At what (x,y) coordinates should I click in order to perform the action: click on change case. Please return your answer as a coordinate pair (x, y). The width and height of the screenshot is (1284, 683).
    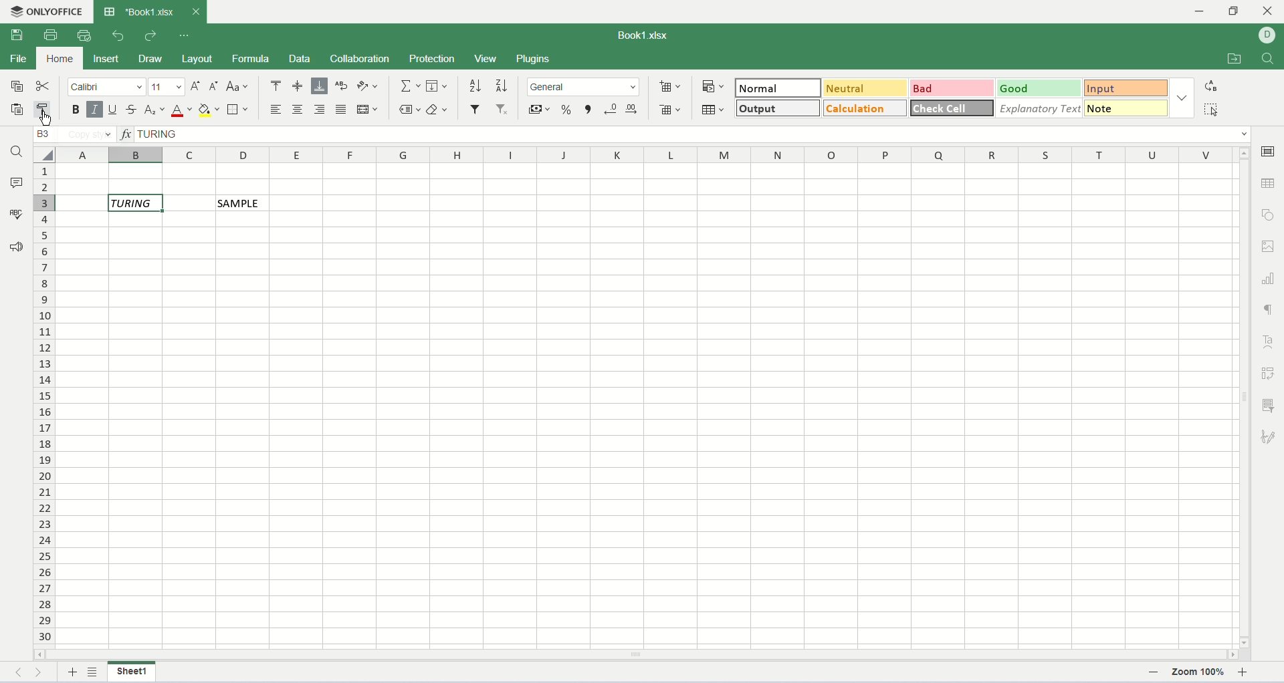
    Looking at the image, I should click on (237, 86).